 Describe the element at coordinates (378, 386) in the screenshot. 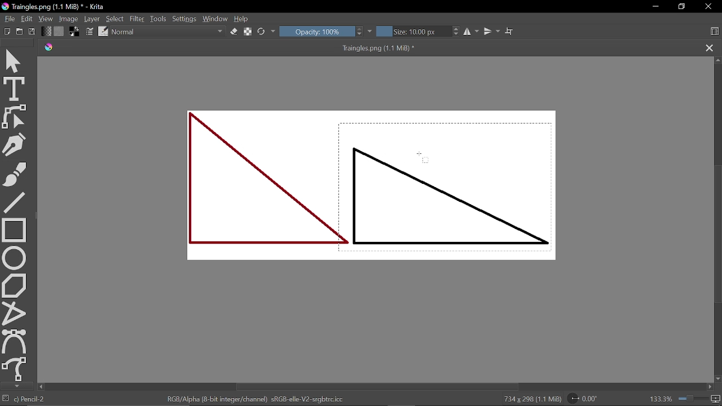

I see `Horizontal scrollbar` at that location.